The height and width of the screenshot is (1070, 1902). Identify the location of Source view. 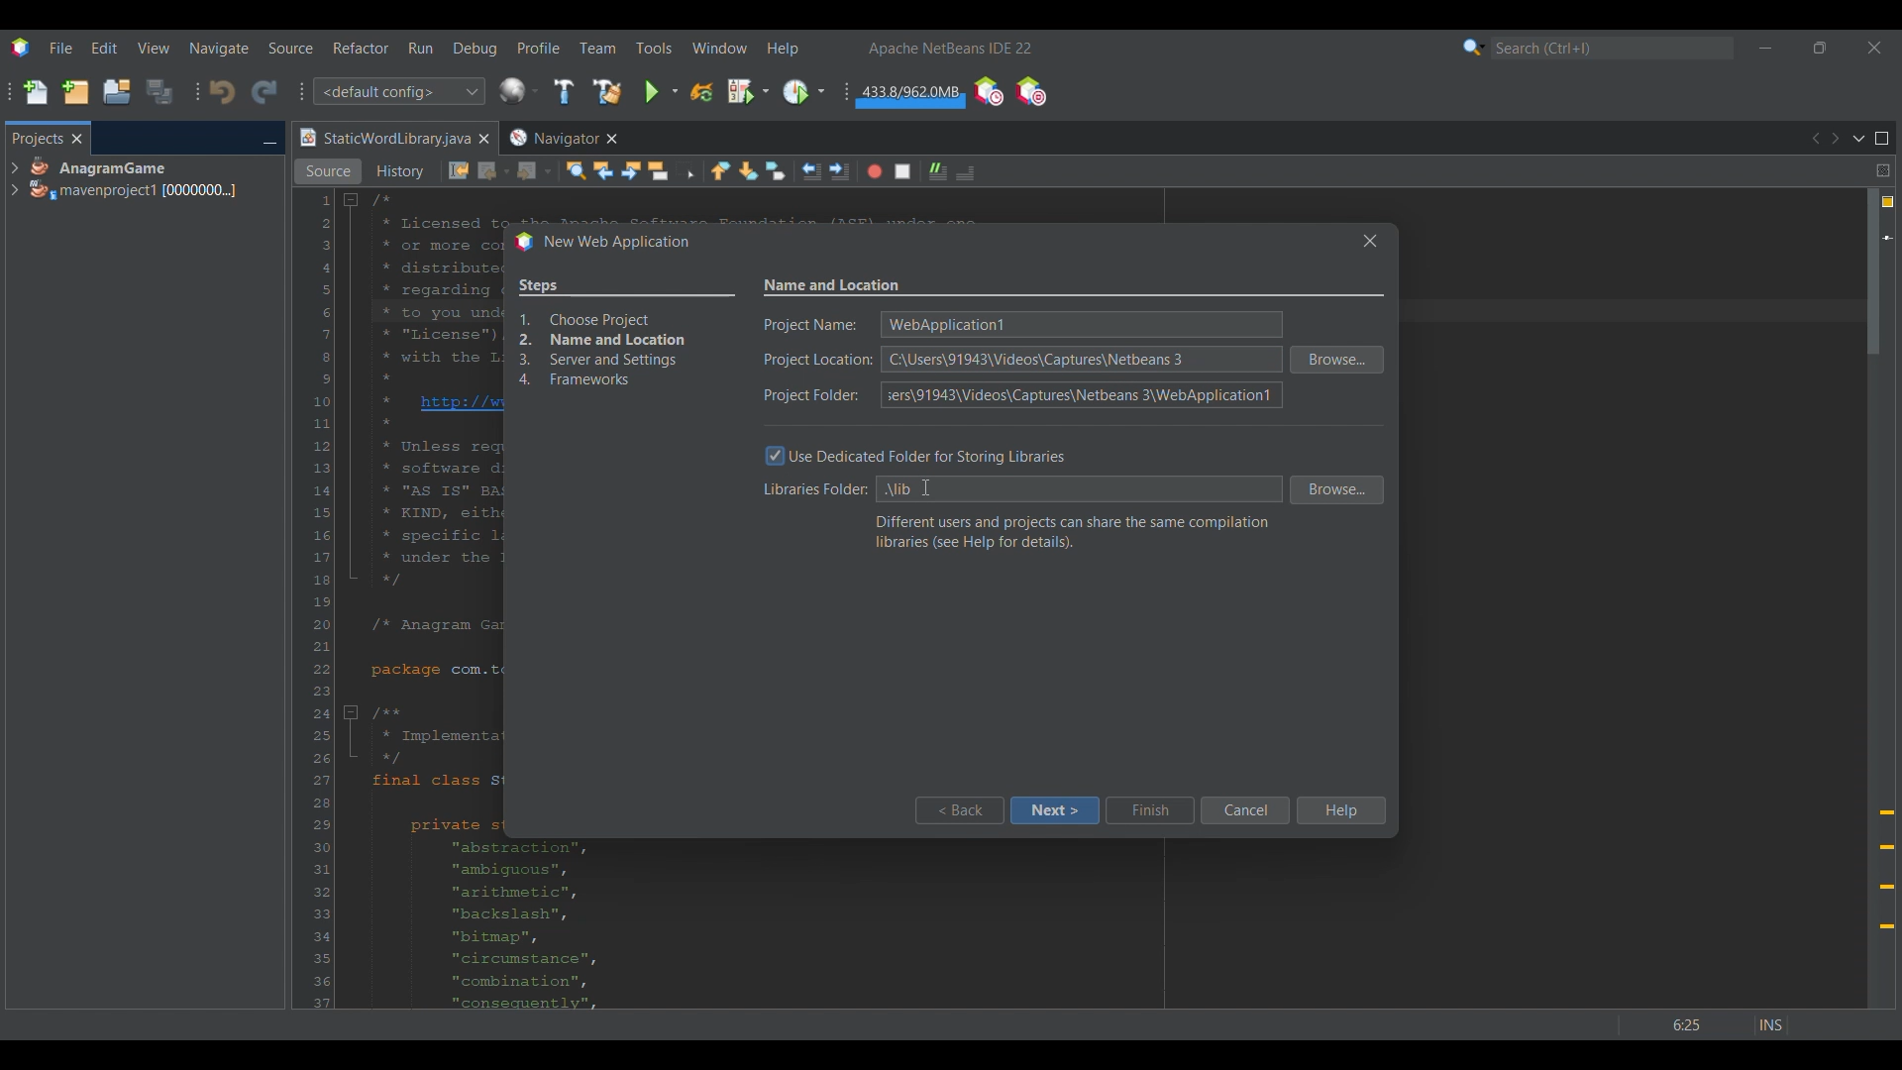
(328, 171).